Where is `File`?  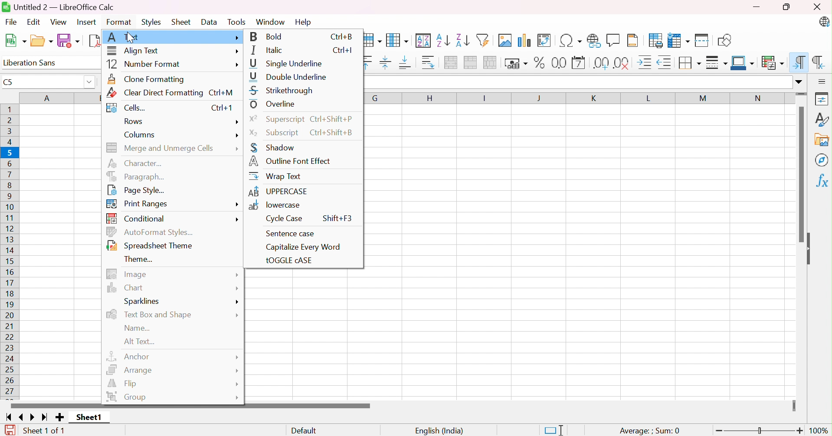
File is located at coordinates (13, 22).